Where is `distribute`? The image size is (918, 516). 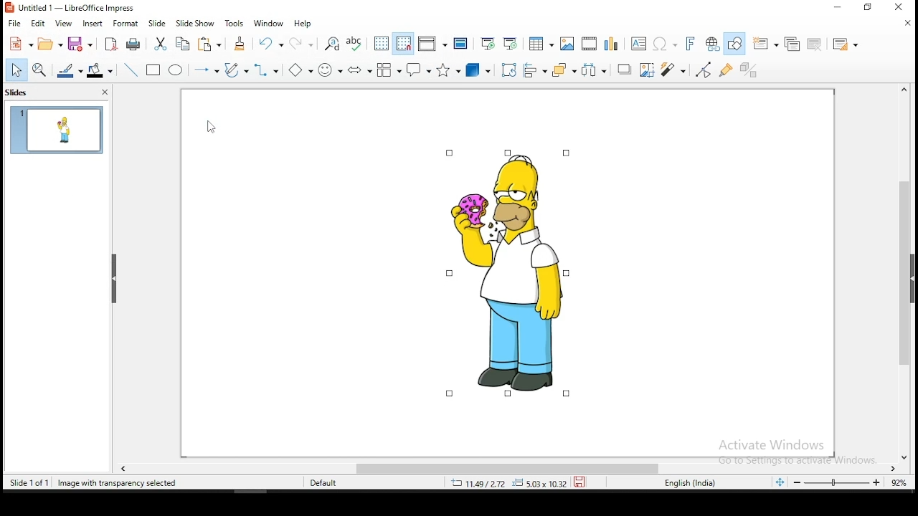 distribute is located at coordinates (594, 70).